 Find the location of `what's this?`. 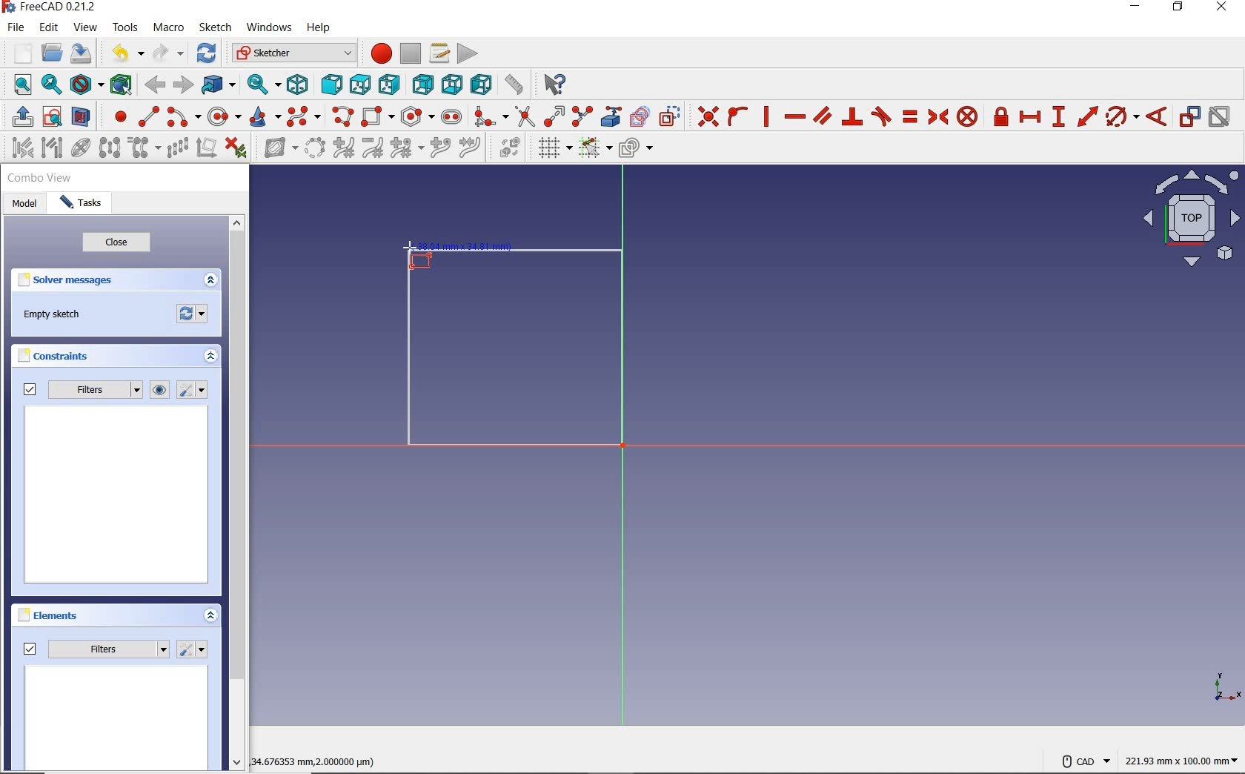

what's this? is located at coordinates (555, 85).